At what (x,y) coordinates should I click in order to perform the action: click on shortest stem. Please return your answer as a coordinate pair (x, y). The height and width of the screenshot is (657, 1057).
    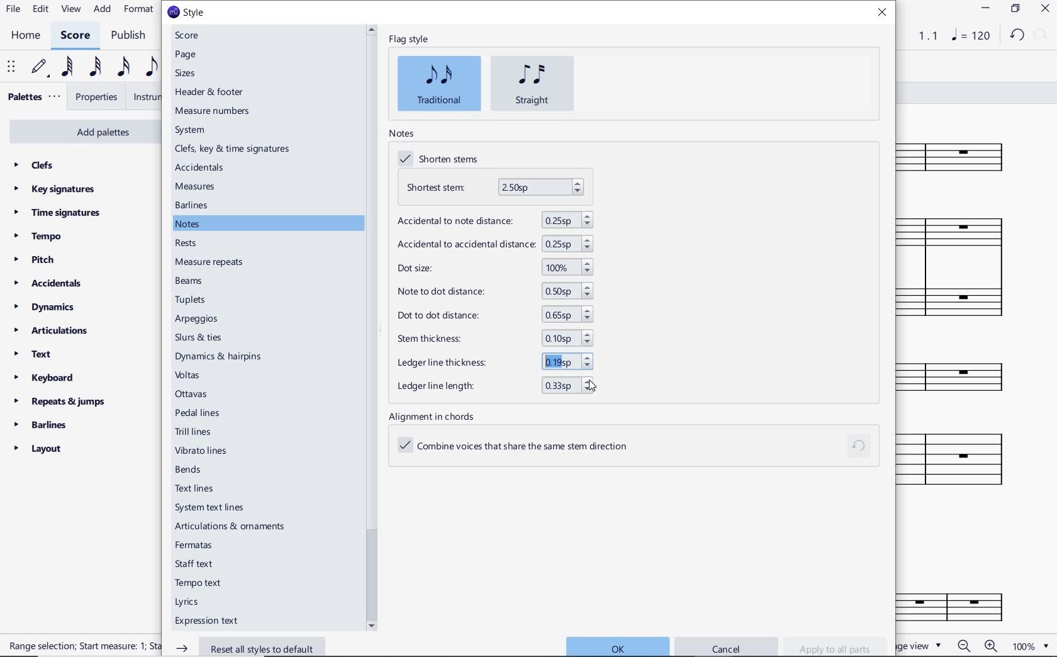
    Looking at the image, I should click on (495, 188).